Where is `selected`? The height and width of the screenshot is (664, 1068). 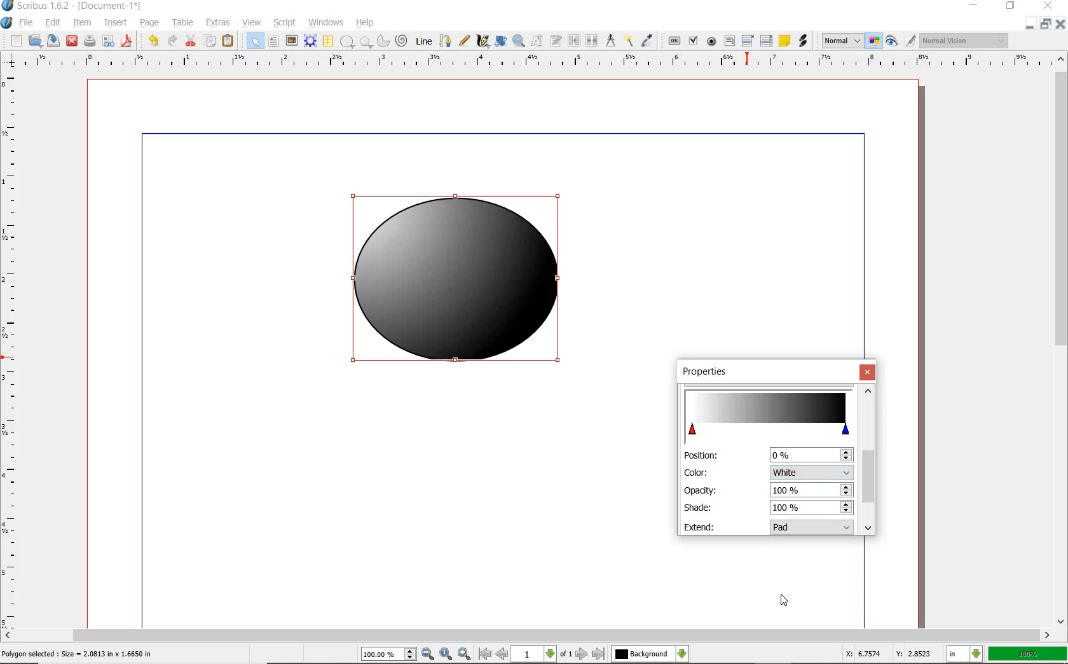 selected is located at coordinates (78, 654).